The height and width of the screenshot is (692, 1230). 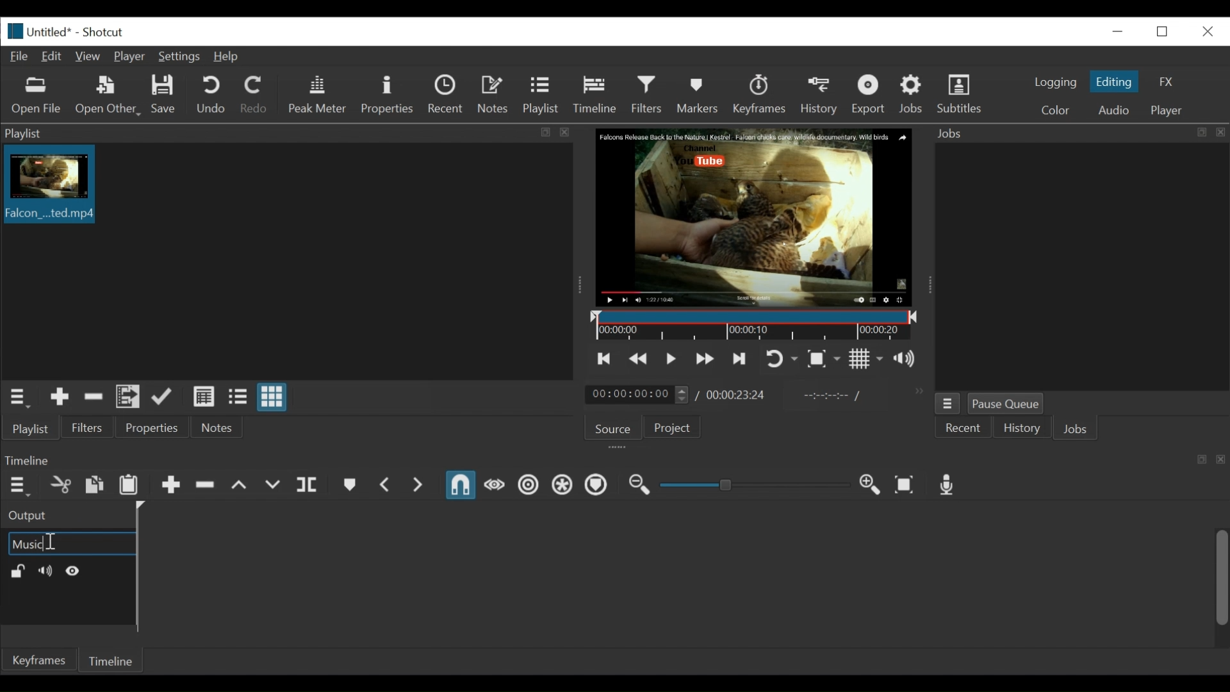 What do you see at coordinates (447, 95) in the screenshot?
I see `Recent` at bounding box center [447, 95].